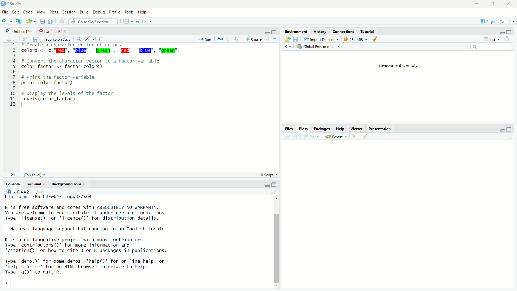 The image size is (517, 291). Describe the element at coordinates (511, 31) in the screenshot. I see `maximize` at that location.